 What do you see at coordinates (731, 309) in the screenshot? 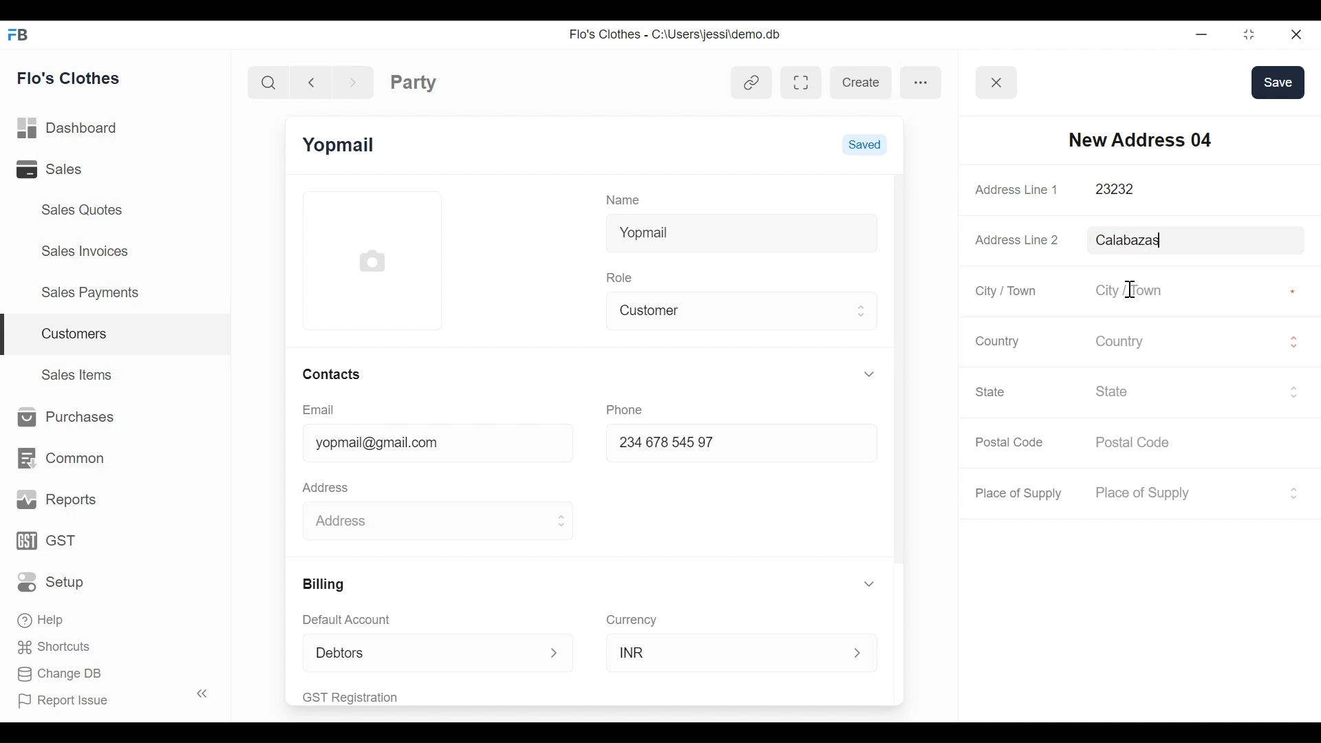
I see `Customer` at bounding box center [731, 309].